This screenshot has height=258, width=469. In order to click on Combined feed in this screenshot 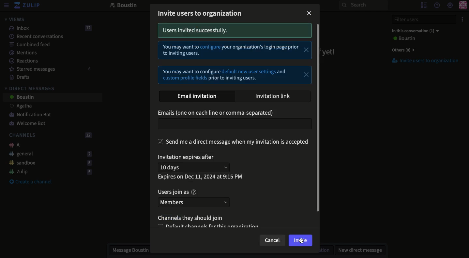, I will do `click(26, 44)`.